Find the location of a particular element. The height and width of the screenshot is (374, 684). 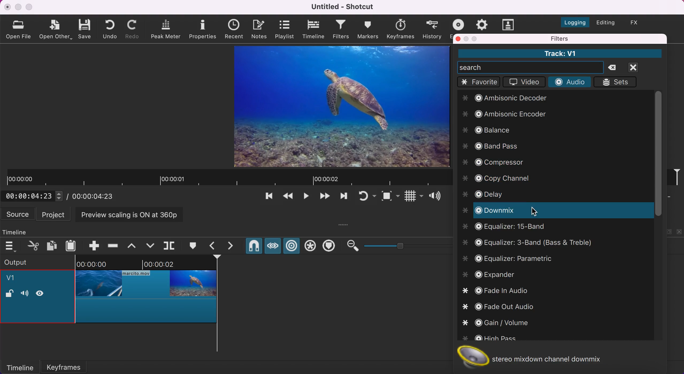

ripple all tracks is located at coordinates (310, 247).